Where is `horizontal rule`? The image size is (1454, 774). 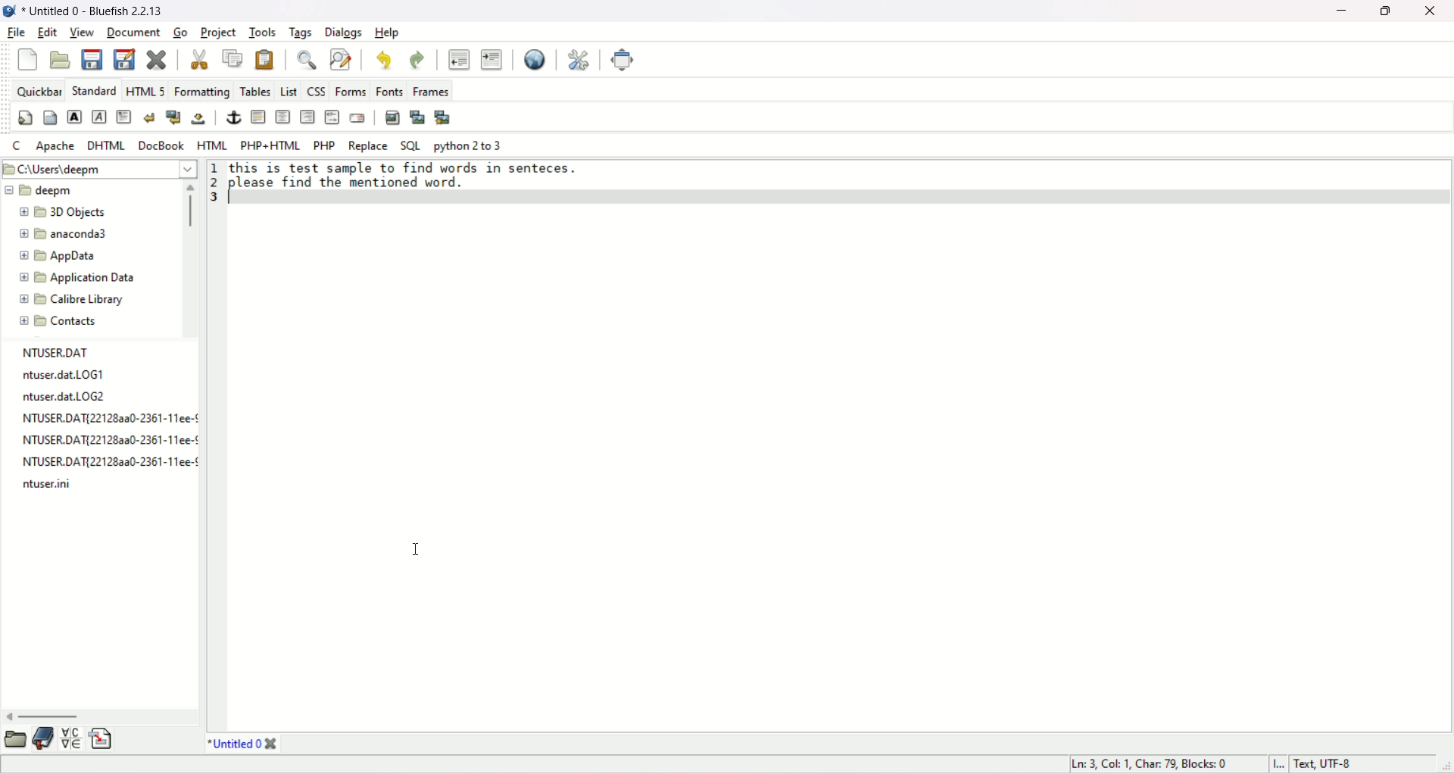 horizontal rule is located at coordinates (257, 117).